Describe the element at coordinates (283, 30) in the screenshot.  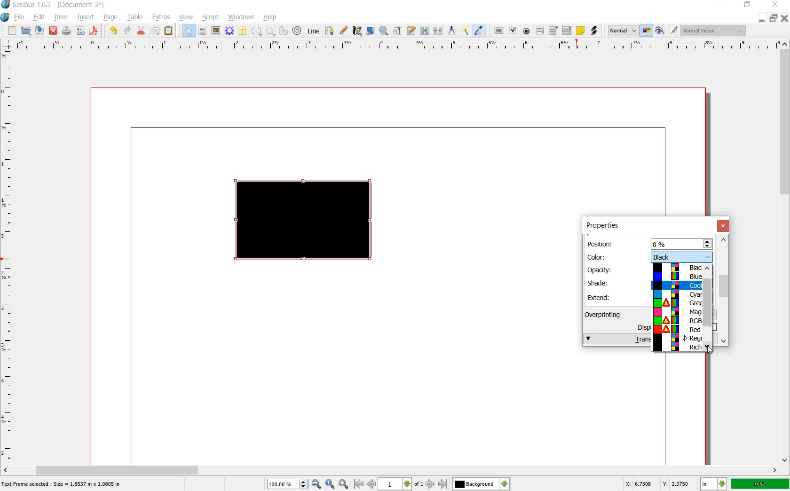
I see `arc` at that location.